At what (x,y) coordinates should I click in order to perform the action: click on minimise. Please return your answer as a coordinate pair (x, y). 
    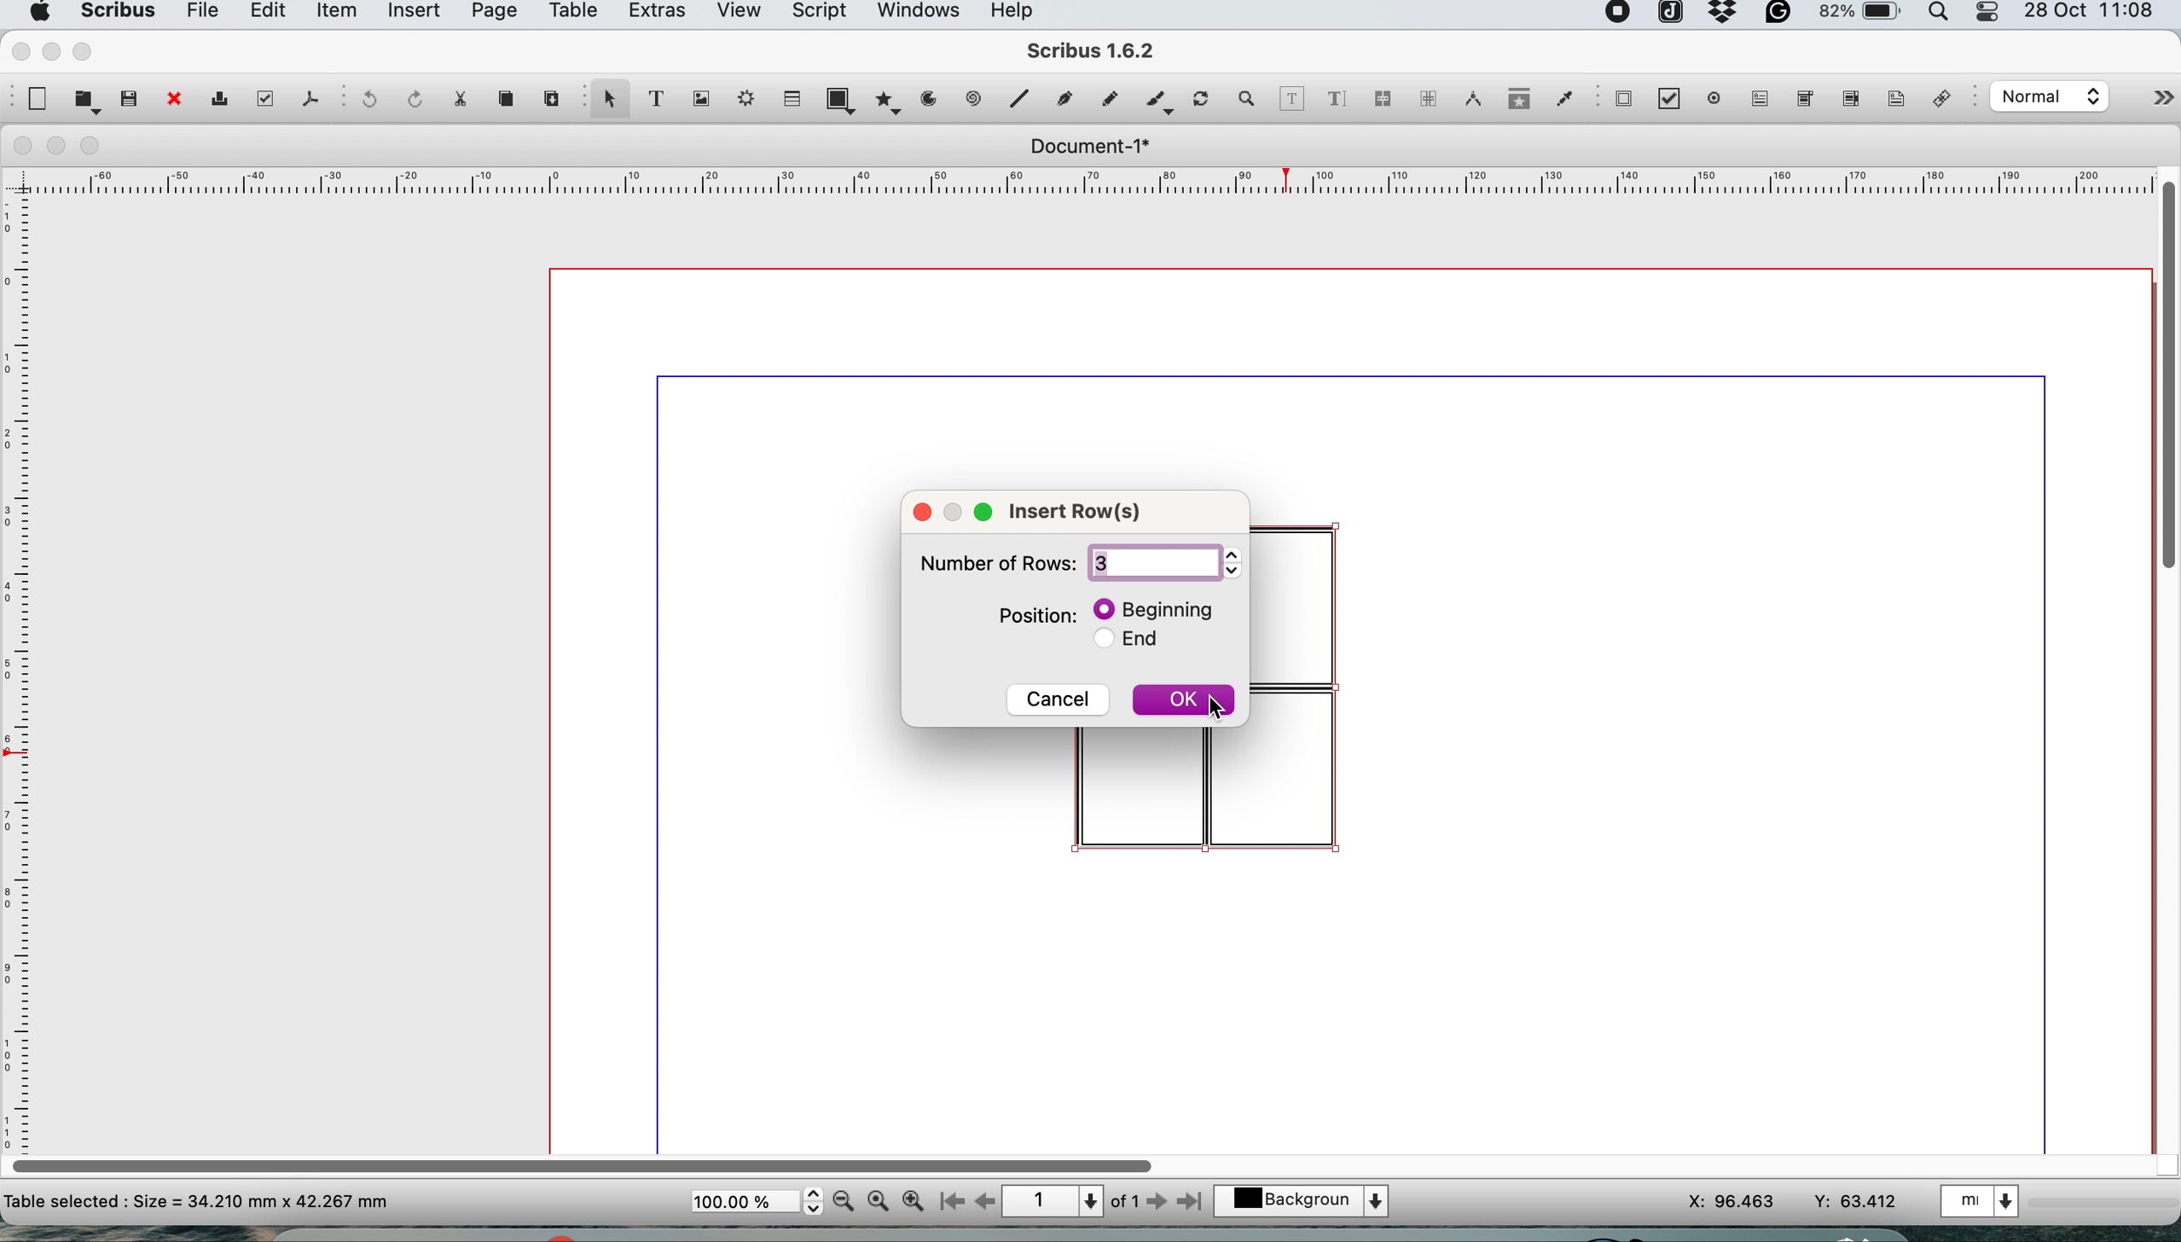
    Looking at the image, I should click on (58, 147).